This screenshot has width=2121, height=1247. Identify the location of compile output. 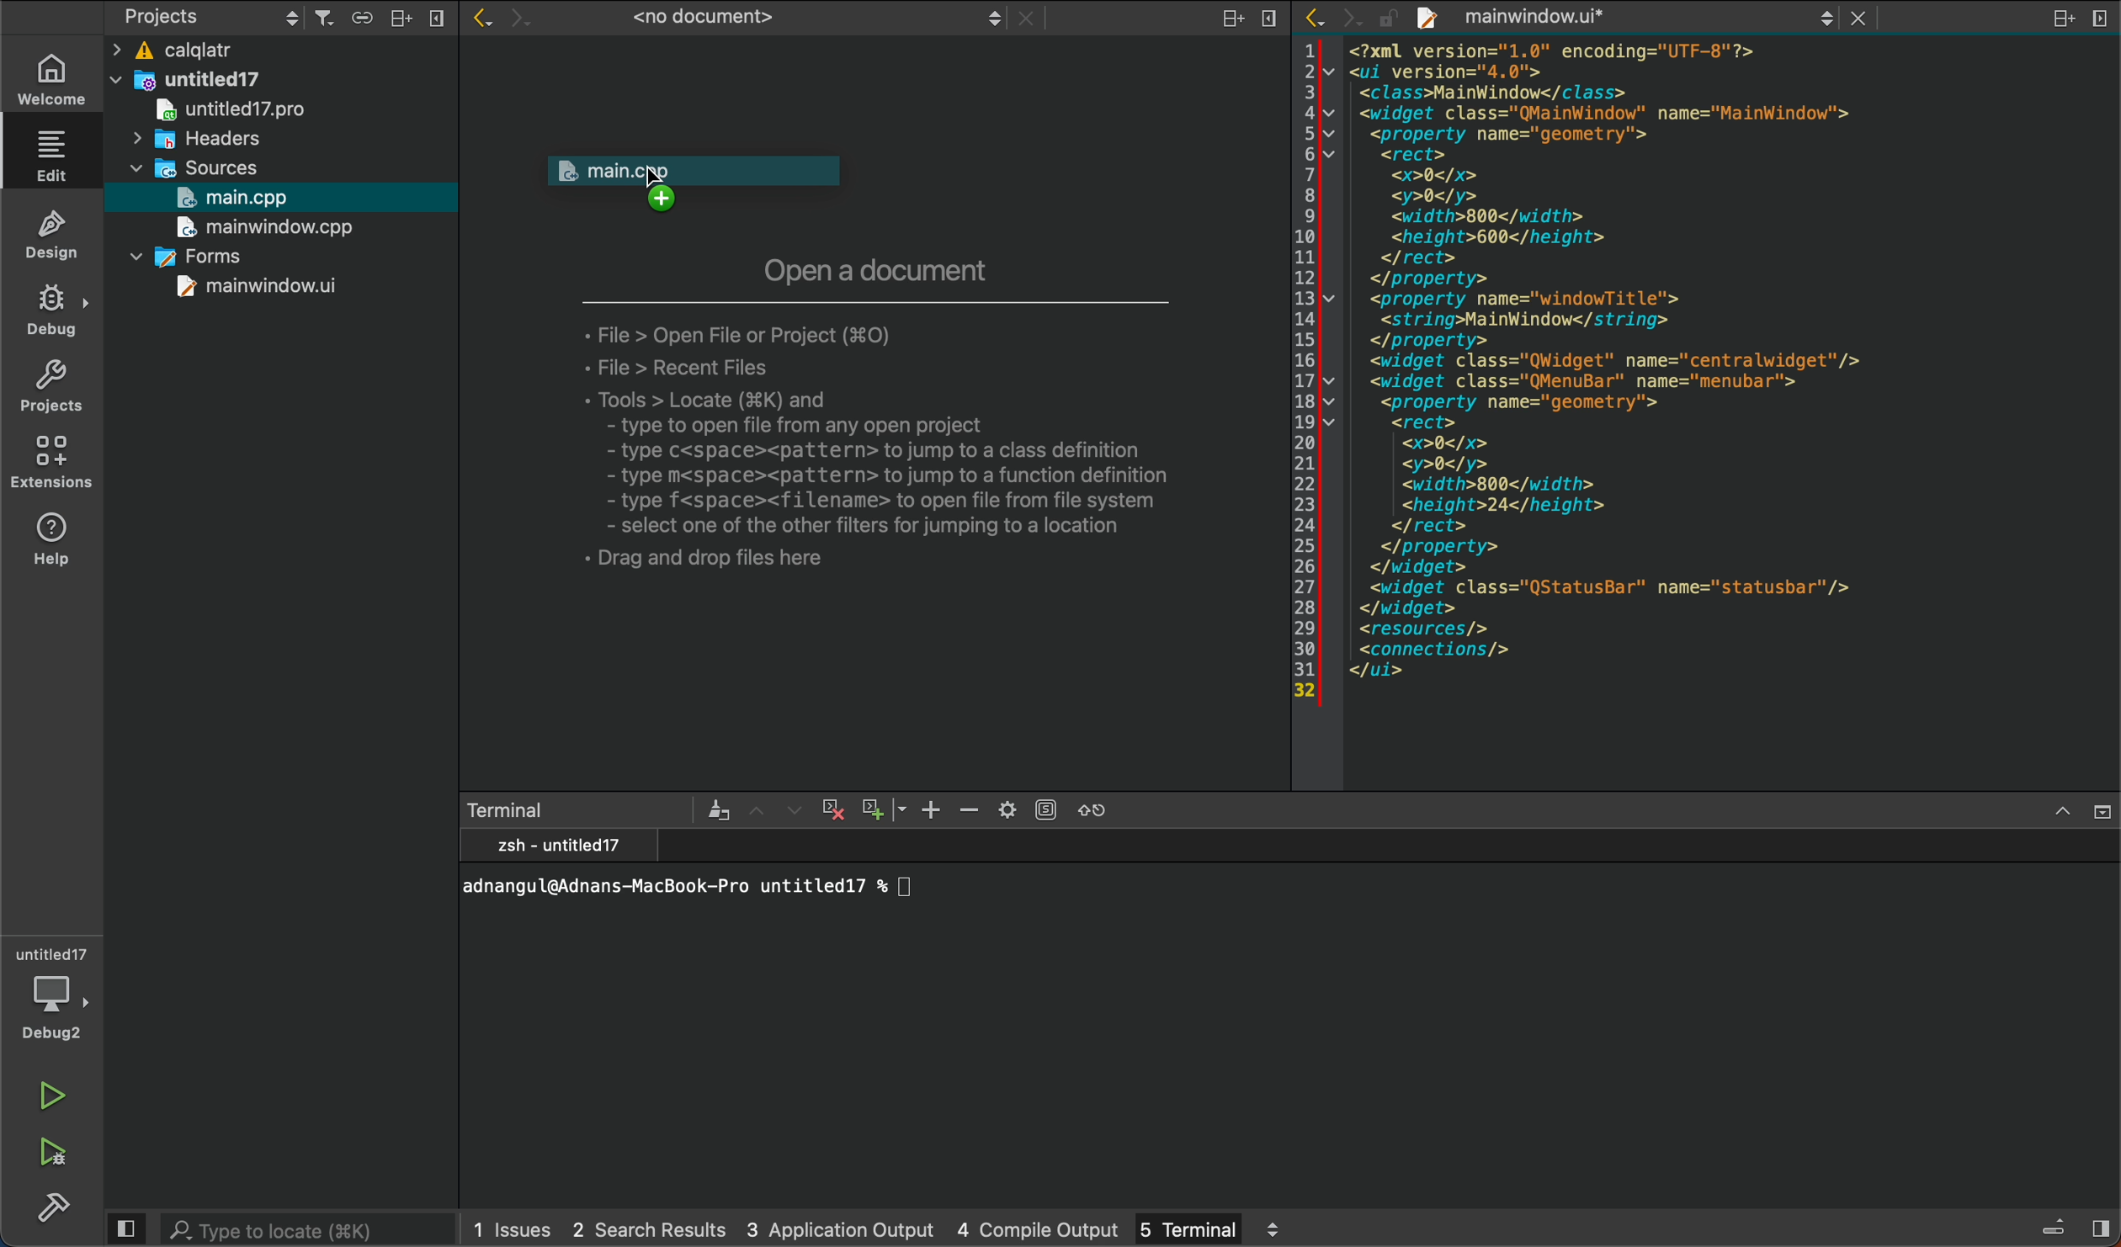
(1040, 1227).